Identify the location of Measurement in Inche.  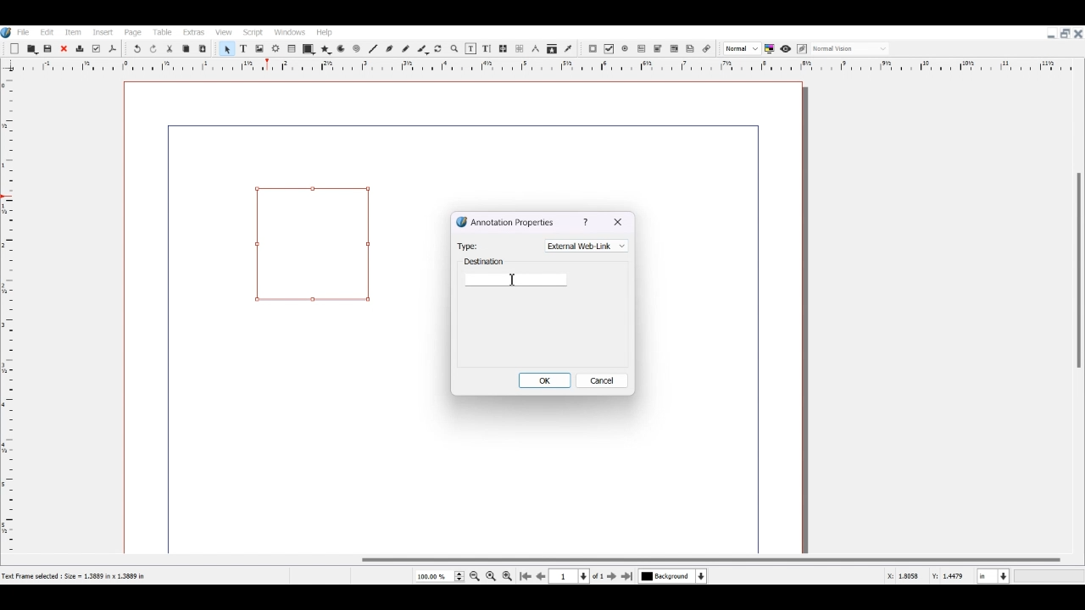
(993, 576).